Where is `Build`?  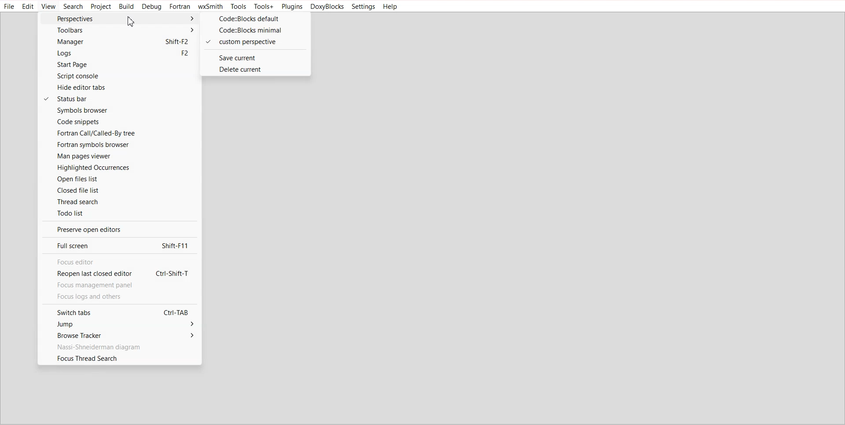 Build is located at coordinates (127, 7).